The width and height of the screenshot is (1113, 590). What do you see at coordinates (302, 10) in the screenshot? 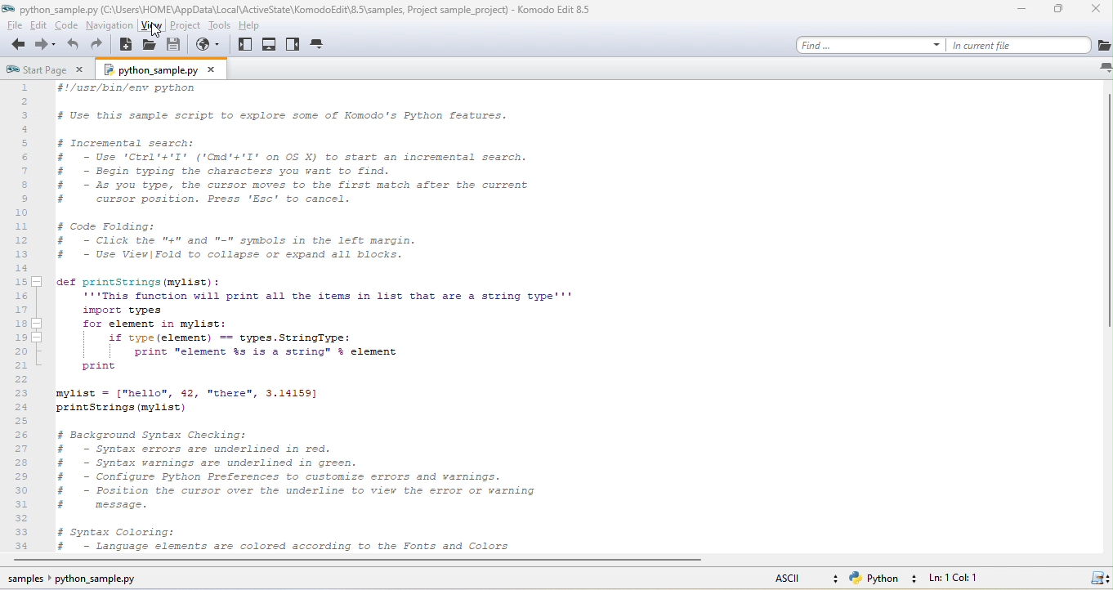
I see `title` at bounding box center [302, 10].